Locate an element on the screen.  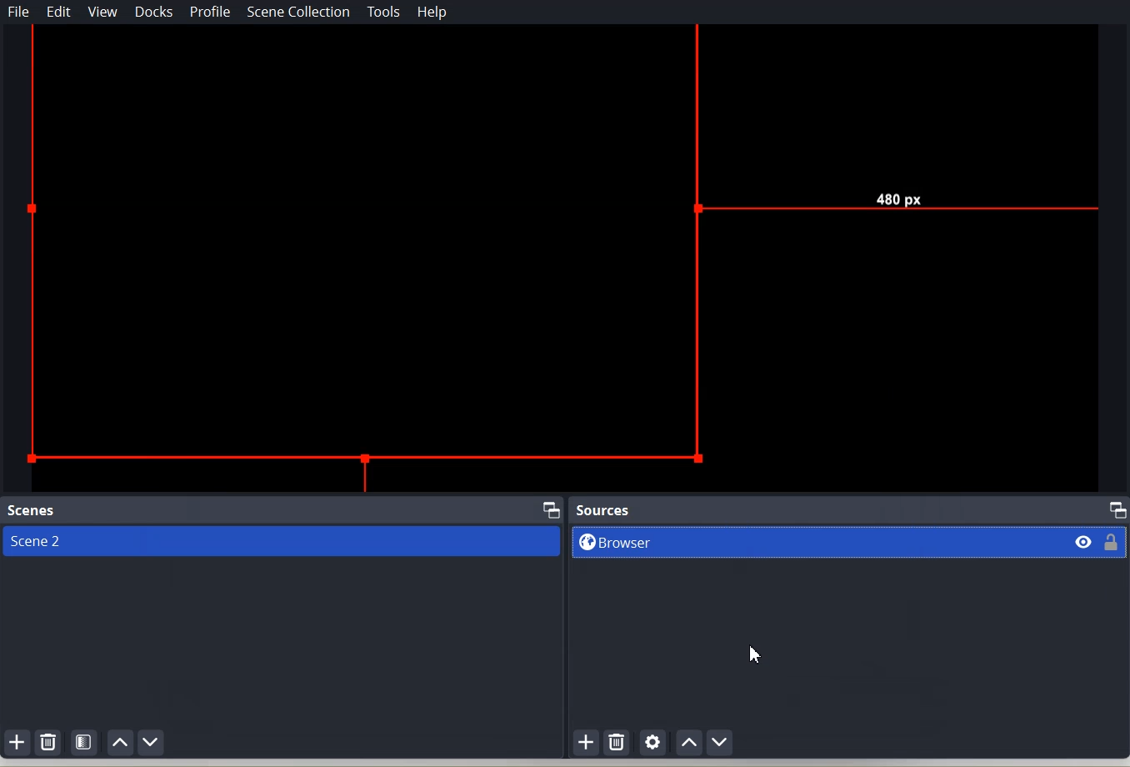
visibility eye icon is located at coordinates (1078, 541).